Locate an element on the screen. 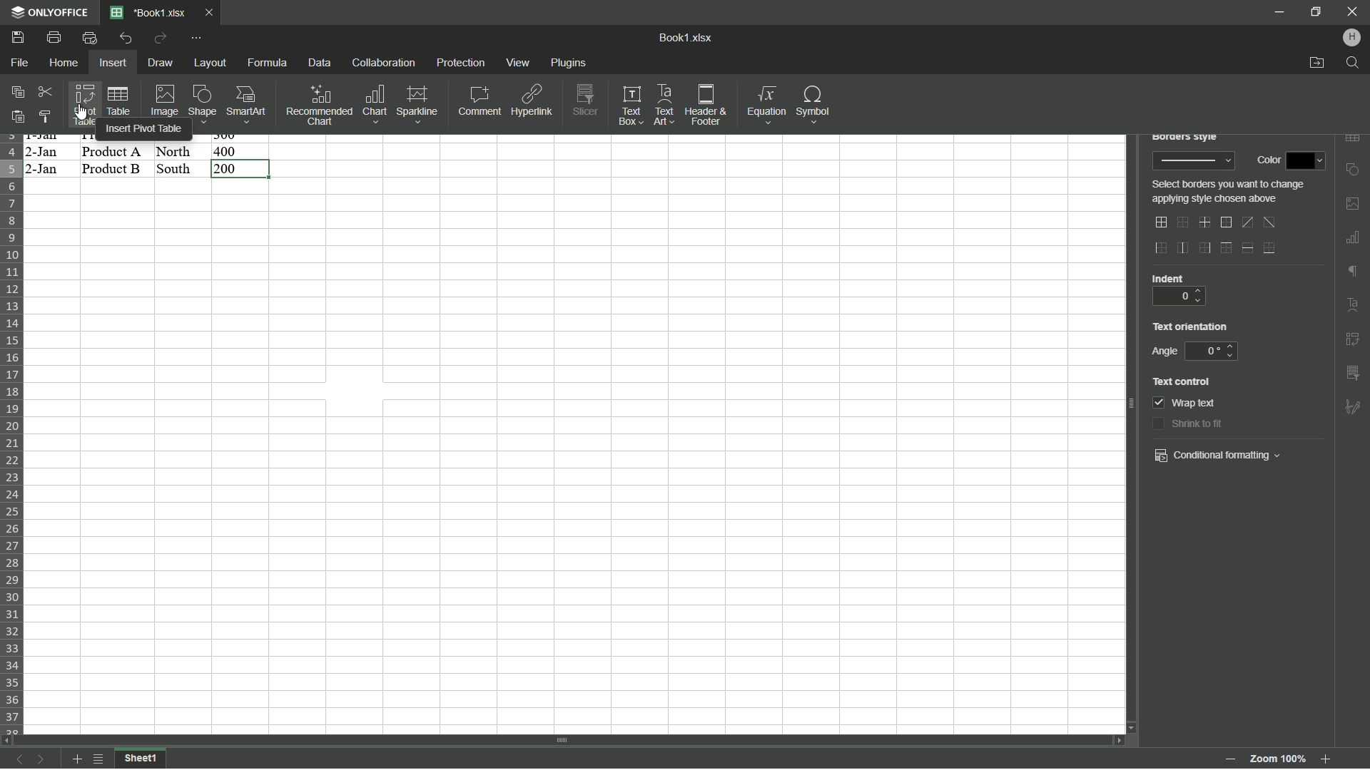  insert table is located at coordinates (1354, 137).